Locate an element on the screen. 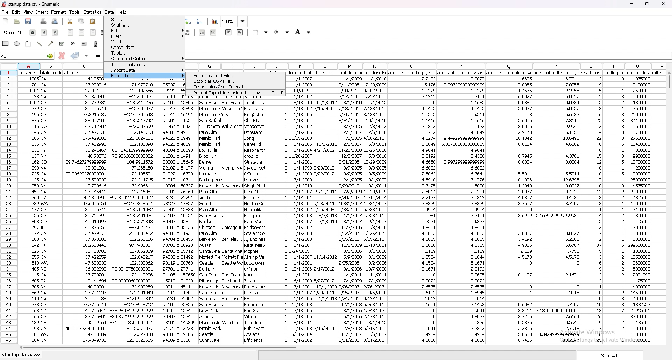 This screenshot has width=672, height=360. format is located at coordinates (59, 12).